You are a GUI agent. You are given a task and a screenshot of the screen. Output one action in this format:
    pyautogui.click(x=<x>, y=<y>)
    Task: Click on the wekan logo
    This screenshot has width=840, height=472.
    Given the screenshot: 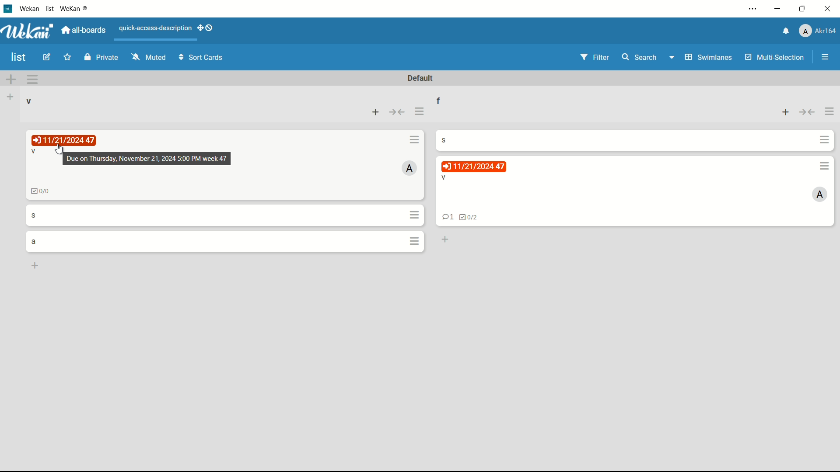 What is the action you would take?
    pyautogui.click(x=30, y=31)
    